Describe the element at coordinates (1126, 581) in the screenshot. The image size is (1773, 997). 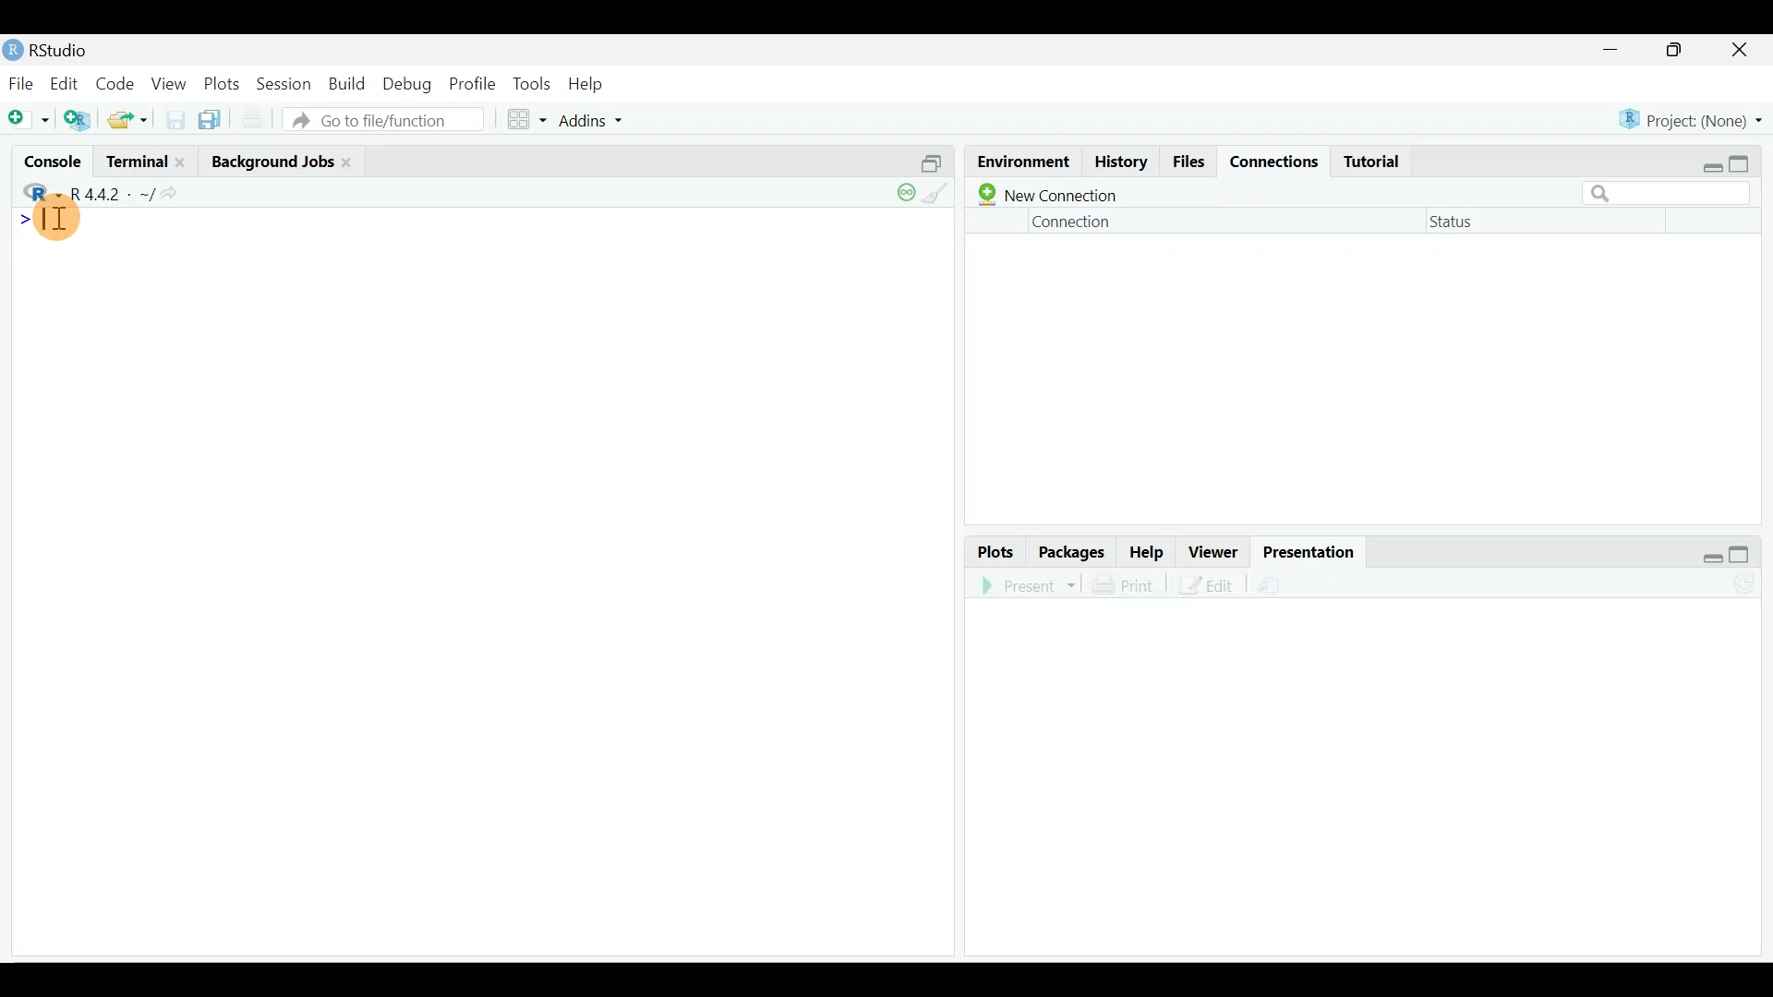
I see `Print` at that location.